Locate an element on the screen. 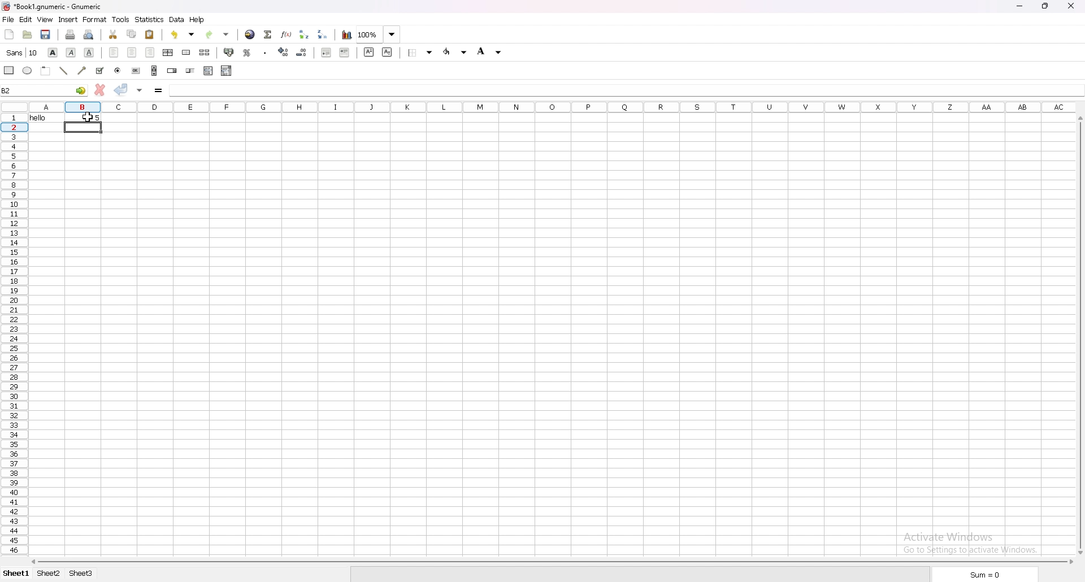 The image size is (1085, 582). gnumeric is located at coordinates (51, 7).